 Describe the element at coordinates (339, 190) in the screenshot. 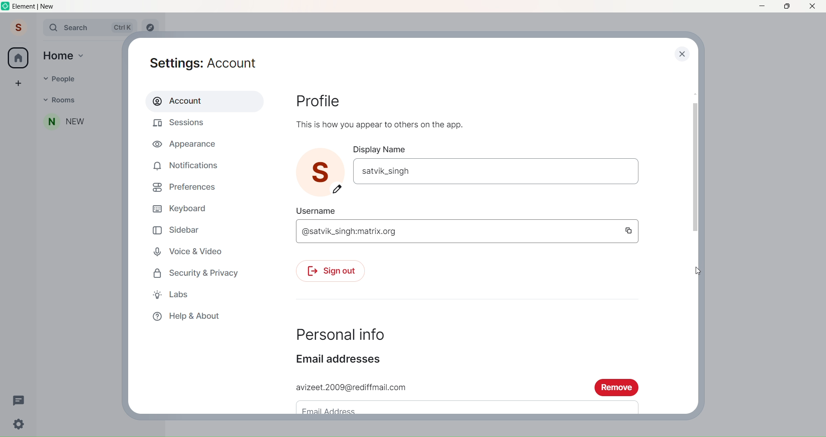

I see `Change Profile` at that location.